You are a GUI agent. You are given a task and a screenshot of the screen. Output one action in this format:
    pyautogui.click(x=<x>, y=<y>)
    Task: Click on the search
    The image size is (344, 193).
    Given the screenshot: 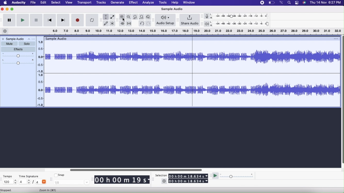 What is the action you would take?
    pyautogui.click(x=289, y=3)
    